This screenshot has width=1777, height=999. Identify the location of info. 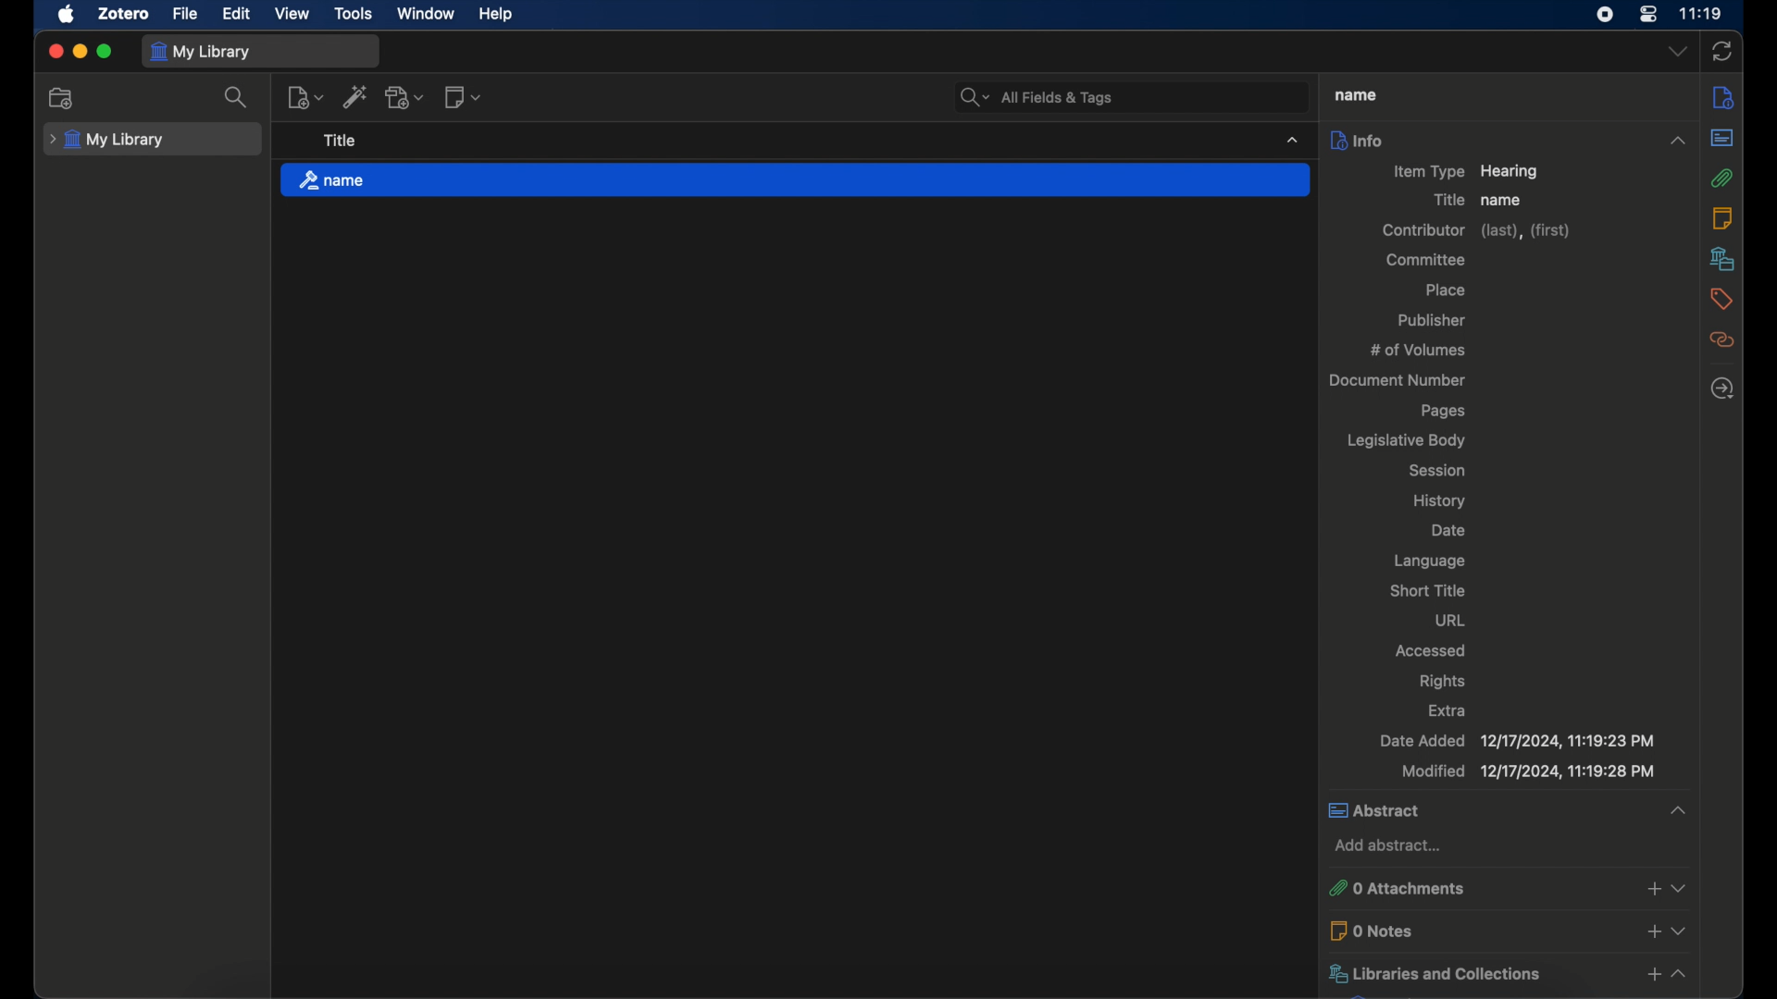
(1510, 140).